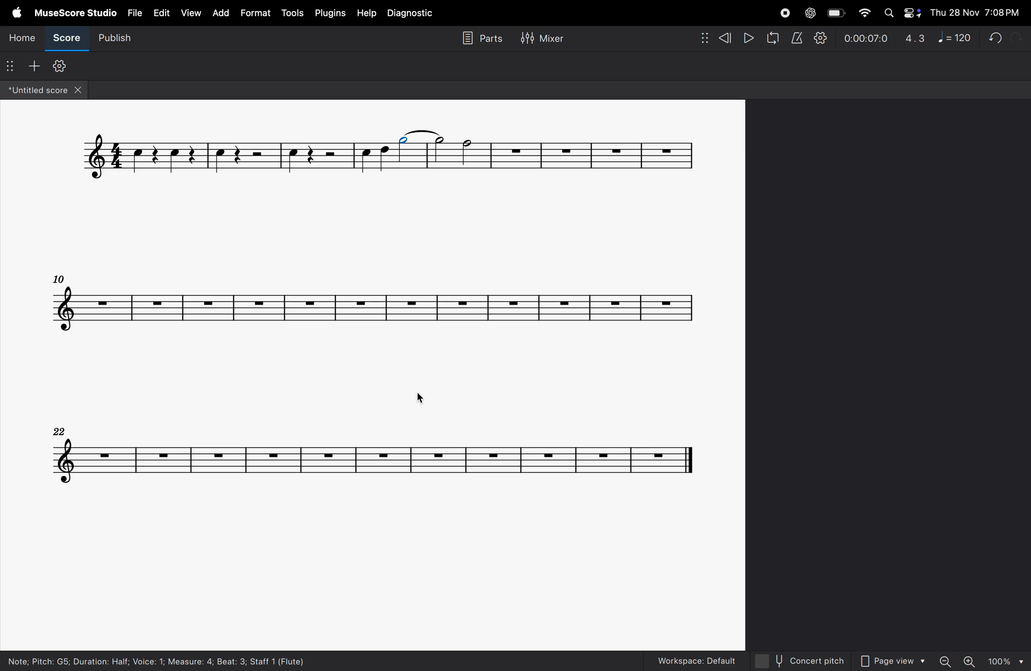 This screenshot has width=1031, height=671. What do you see at coordinates (47, 90) in the screenshot?
I see `untitled score` at bounding box center [47, 90].